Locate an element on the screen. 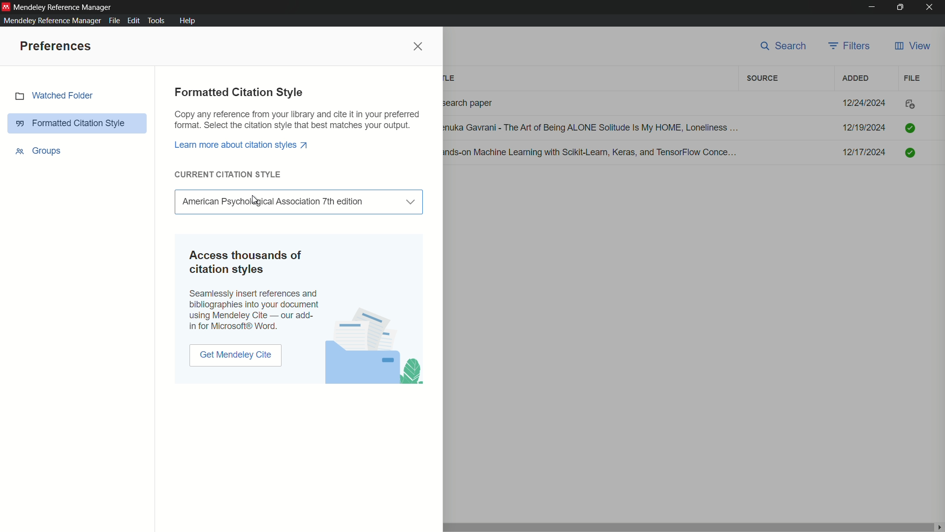  text is located at coordinates (254, 310).